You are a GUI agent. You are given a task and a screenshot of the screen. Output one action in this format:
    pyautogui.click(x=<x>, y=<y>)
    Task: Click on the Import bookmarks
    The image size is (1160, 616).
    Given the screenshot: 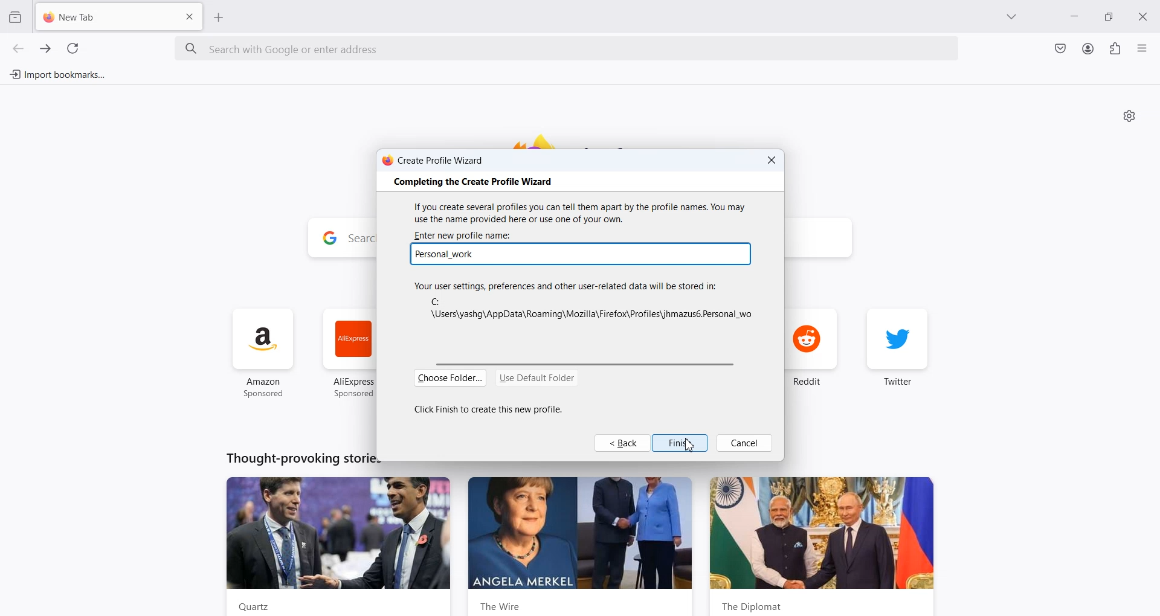 What is the action you would take?
    pyautogui.click(x=57, y=74)
    